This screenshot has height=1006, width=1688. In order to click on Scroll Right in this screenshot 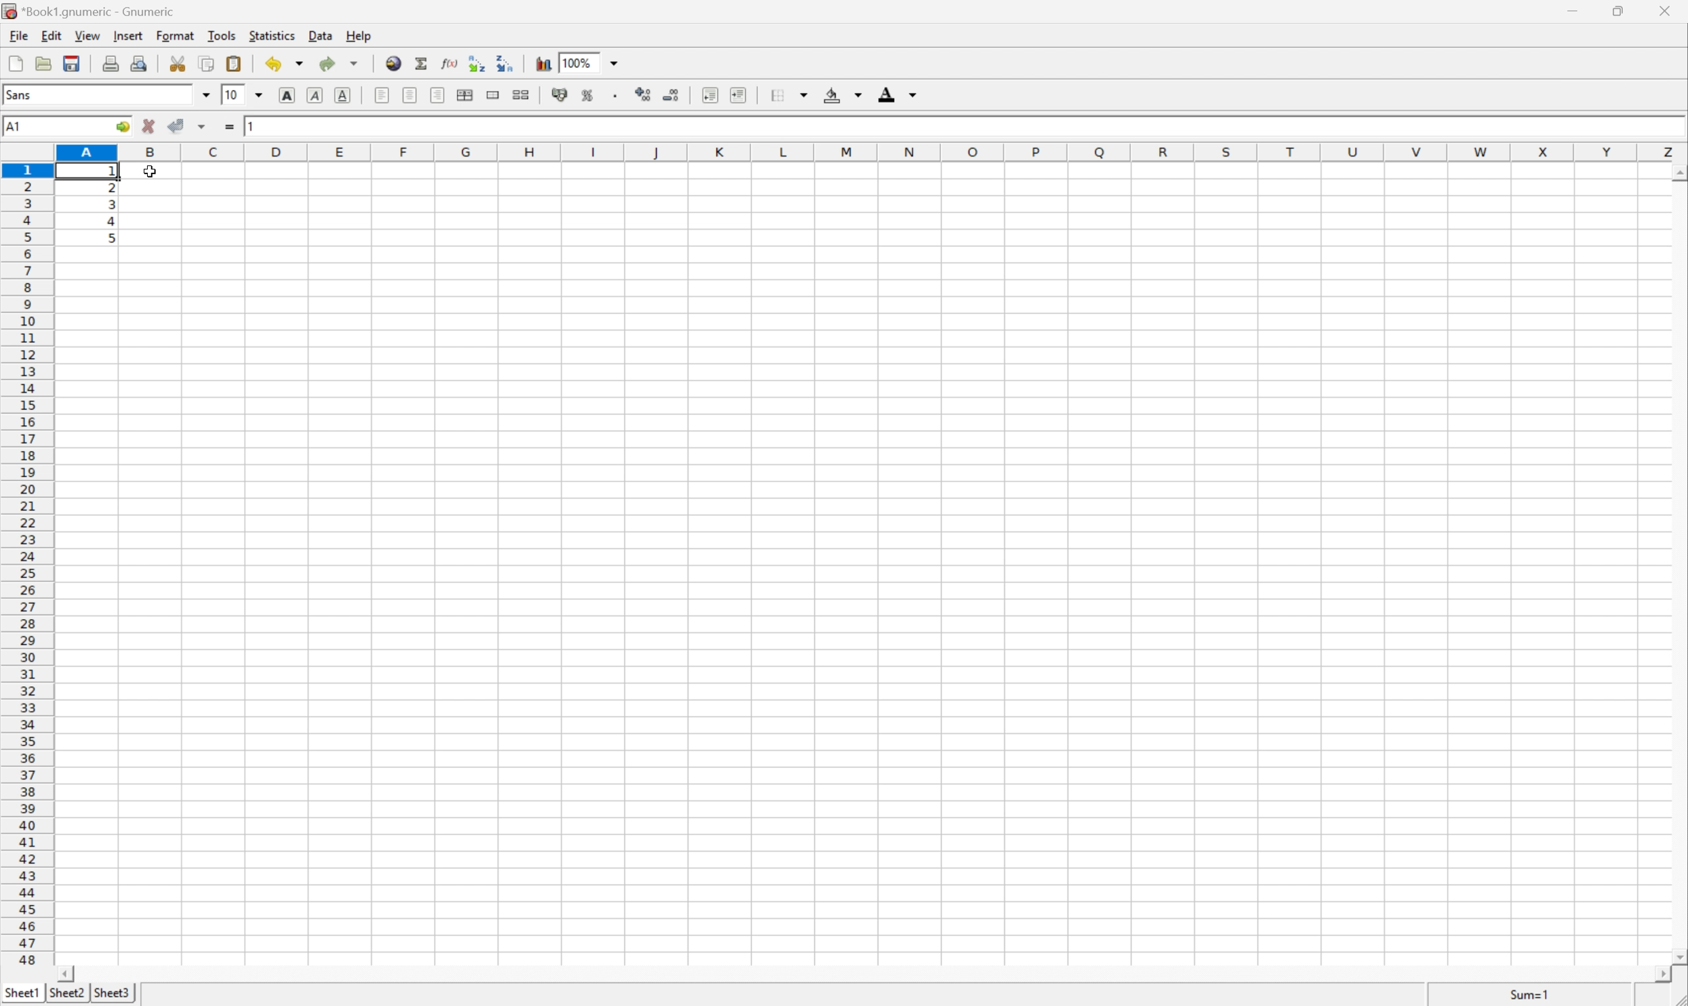, I will do `click(1653, 973)`.